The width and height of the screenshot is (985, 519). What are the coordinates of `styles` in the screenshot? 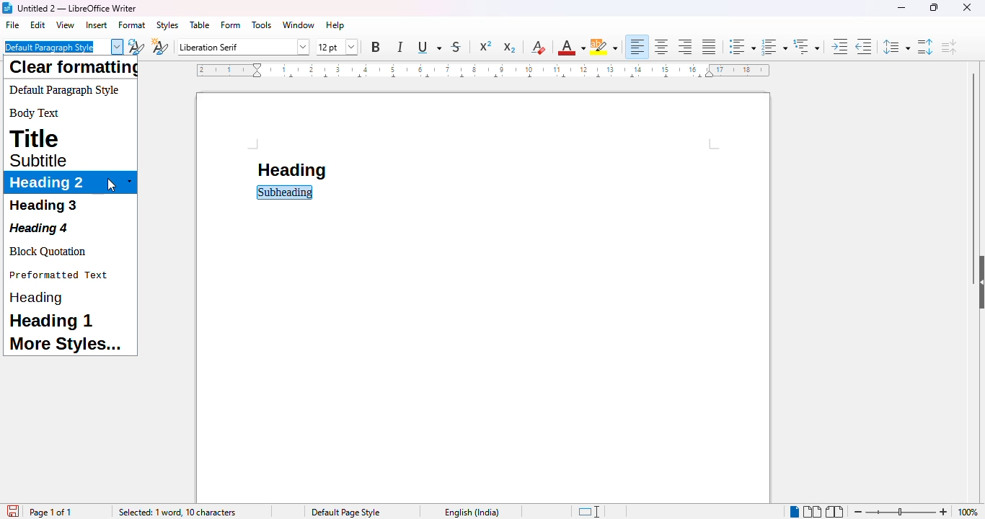 It's located at (167, 25).